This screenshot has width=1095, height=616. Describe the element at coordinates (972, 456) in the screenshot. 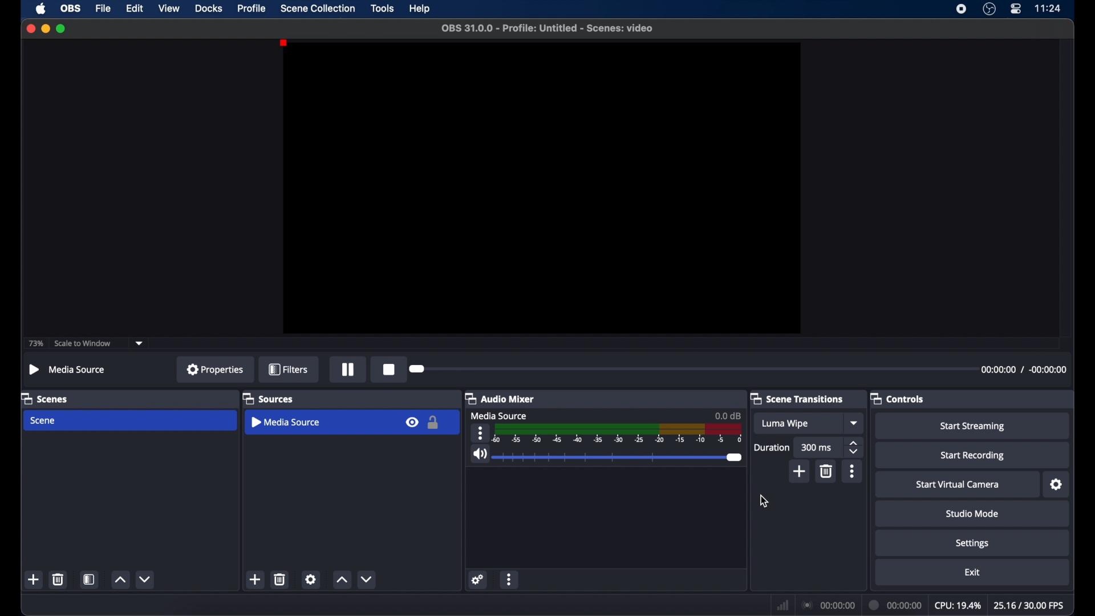

I see `start recording` at that location.